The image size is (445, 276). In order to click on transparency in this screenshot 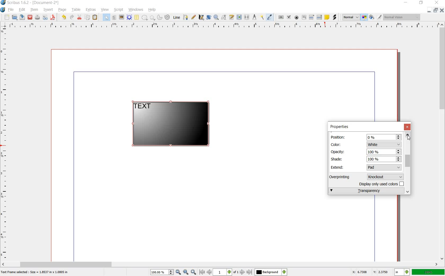, I will do `click(366, 190)`.